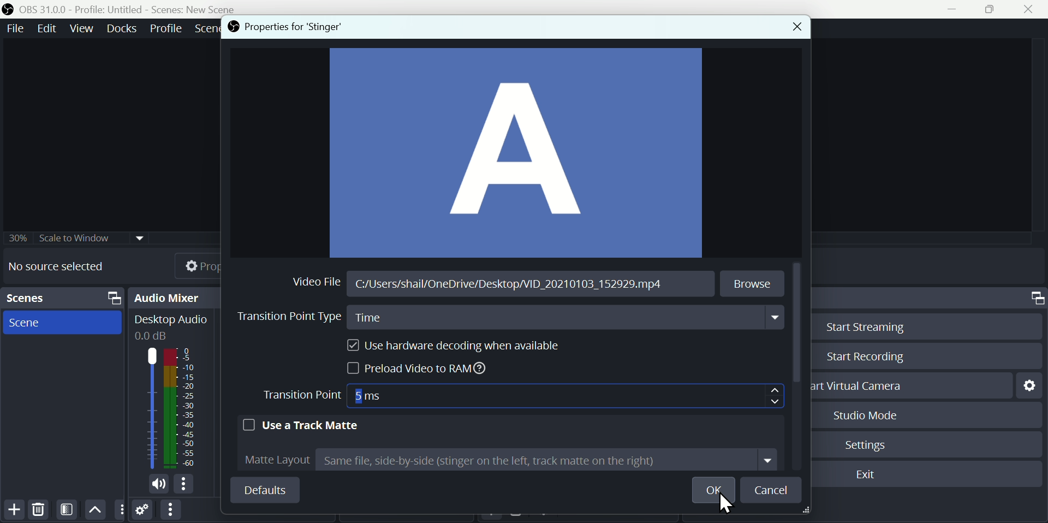 The image size is (1048, 523). Describe the element at coordinates (14, 509) in the screenshot. I see `Add` at that location.